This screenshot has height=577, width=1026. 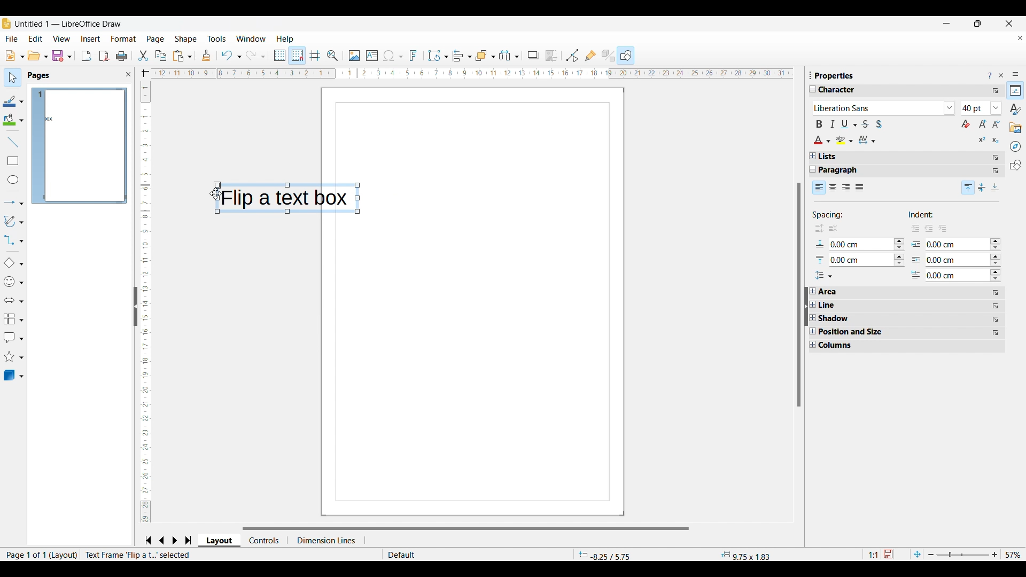 I want to click on Click to collapse sidebar, so click(x=806, y=306).